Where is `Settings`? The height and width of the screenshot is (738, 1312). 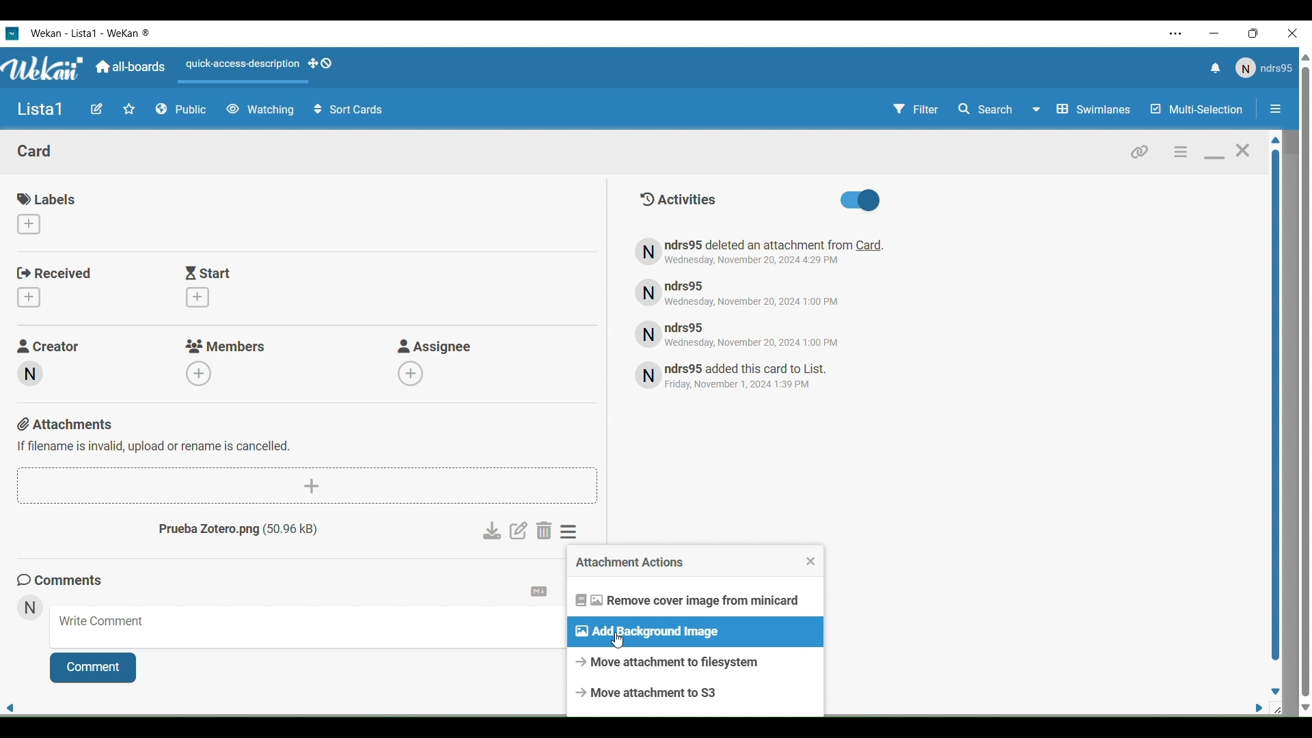 Settings is located at coordinates (540, 591).